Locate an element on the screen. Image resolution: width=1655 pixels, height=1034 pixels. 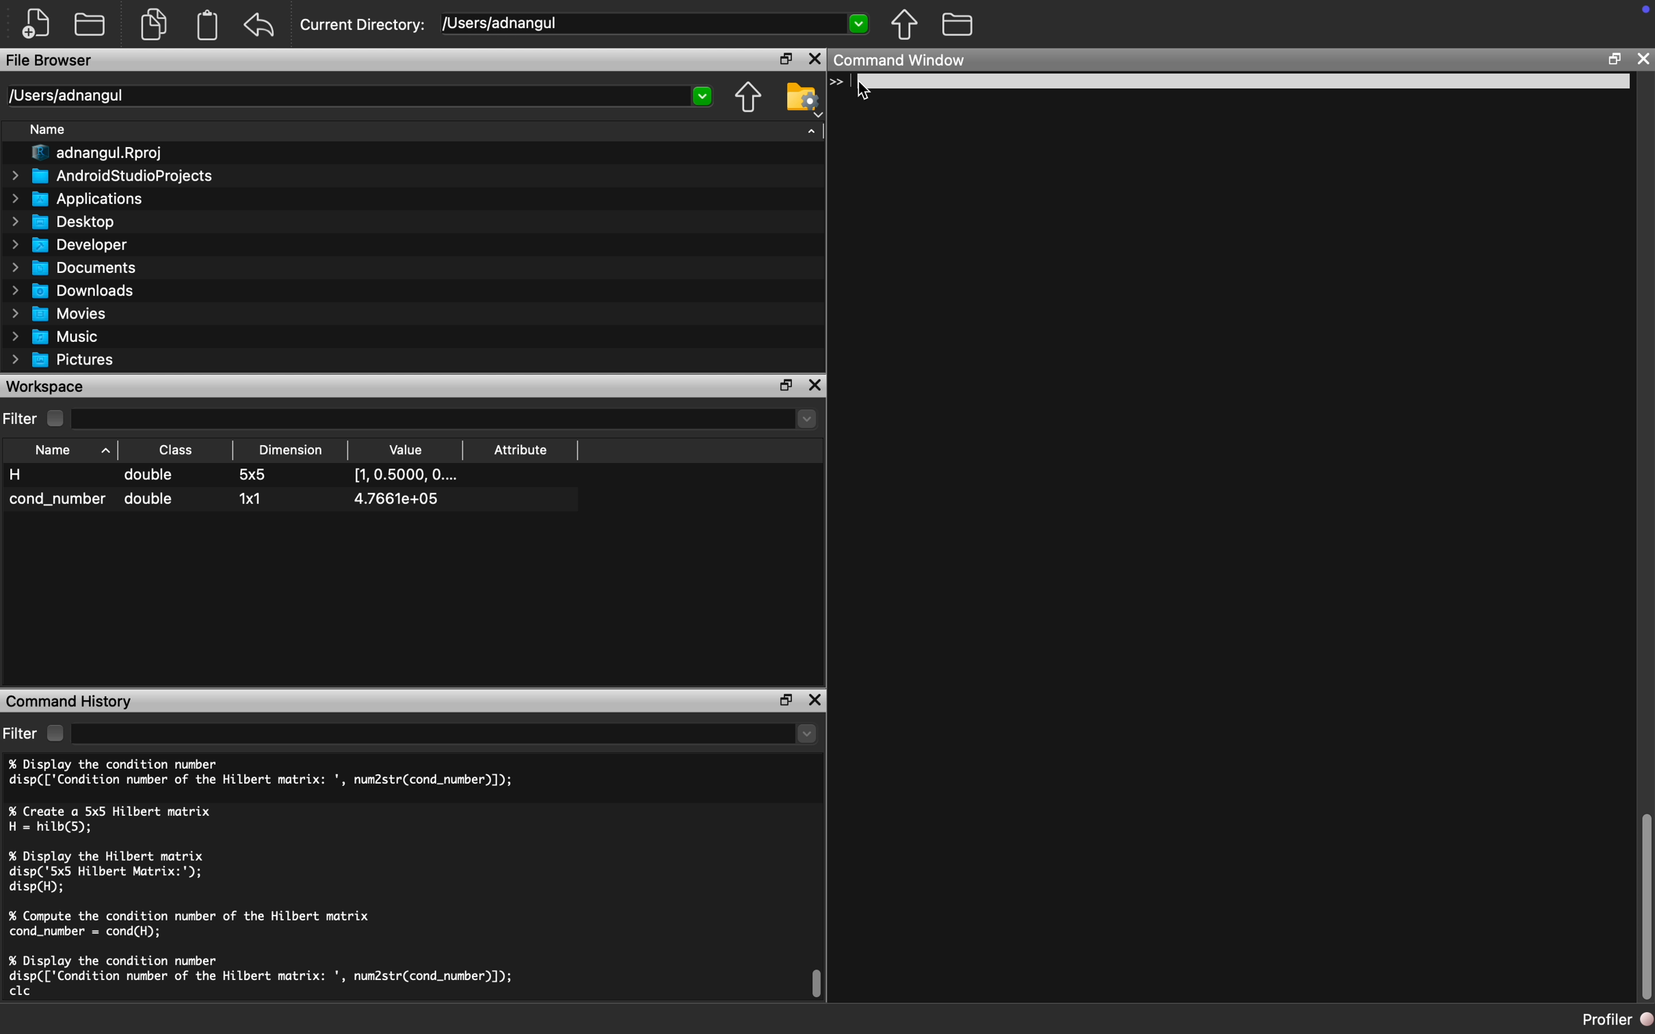
Redo is located at coordinates (261, 25).